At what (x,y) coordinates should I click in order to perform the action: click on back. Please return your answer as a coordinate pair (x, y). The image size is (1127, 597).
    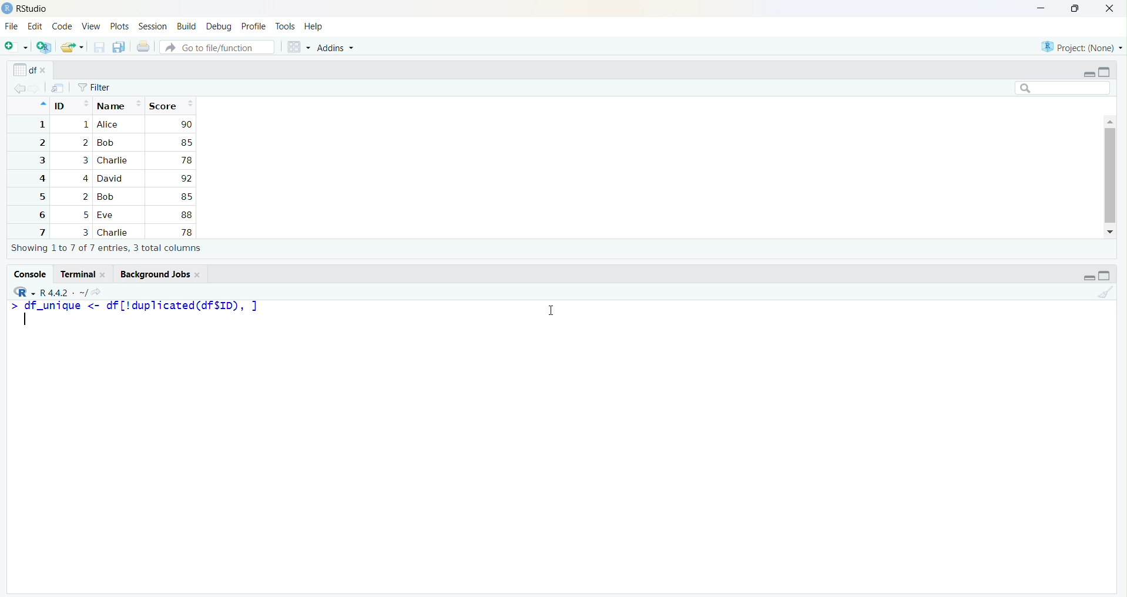
    Looking at the image, I should click on (19, 89).